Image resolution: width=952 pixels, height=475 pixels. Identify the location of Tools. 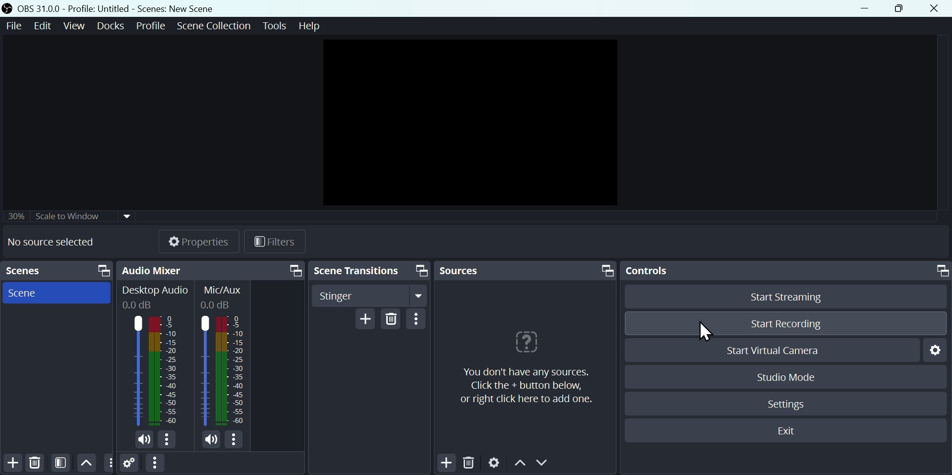
(274, 26).